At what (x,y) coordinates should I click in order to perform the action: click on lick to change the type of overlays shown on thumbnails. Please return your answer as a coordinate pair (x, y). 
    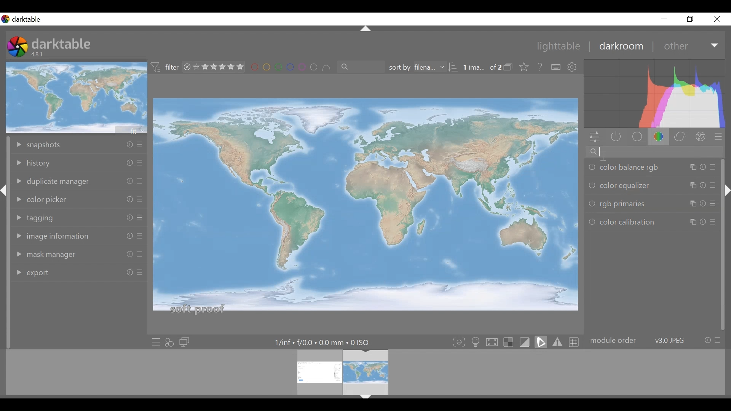
    Looking at the image, I should click on (525, 67).